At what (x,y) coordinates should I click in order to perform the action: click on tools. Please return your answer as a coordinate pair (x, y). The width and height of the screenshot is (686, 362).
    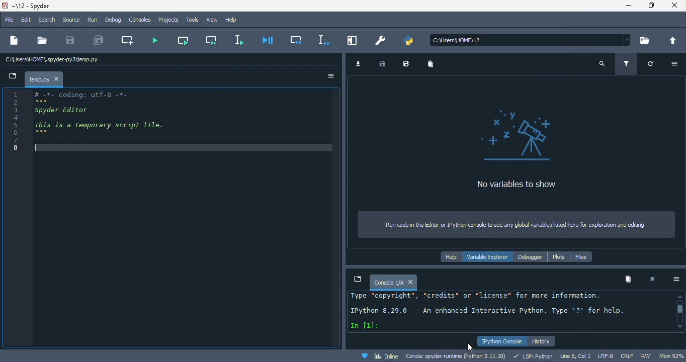
    Looking at the image, I should click on (191, 20).